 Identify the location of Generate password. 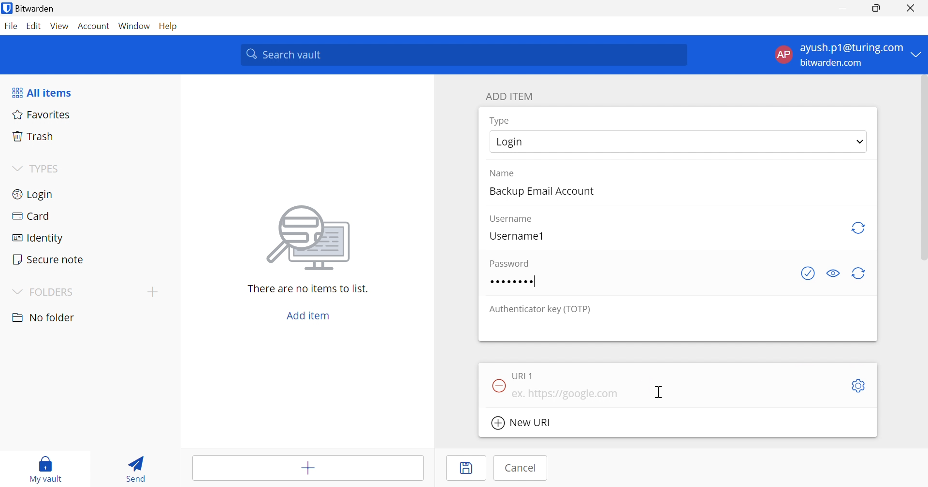
(861, 274).